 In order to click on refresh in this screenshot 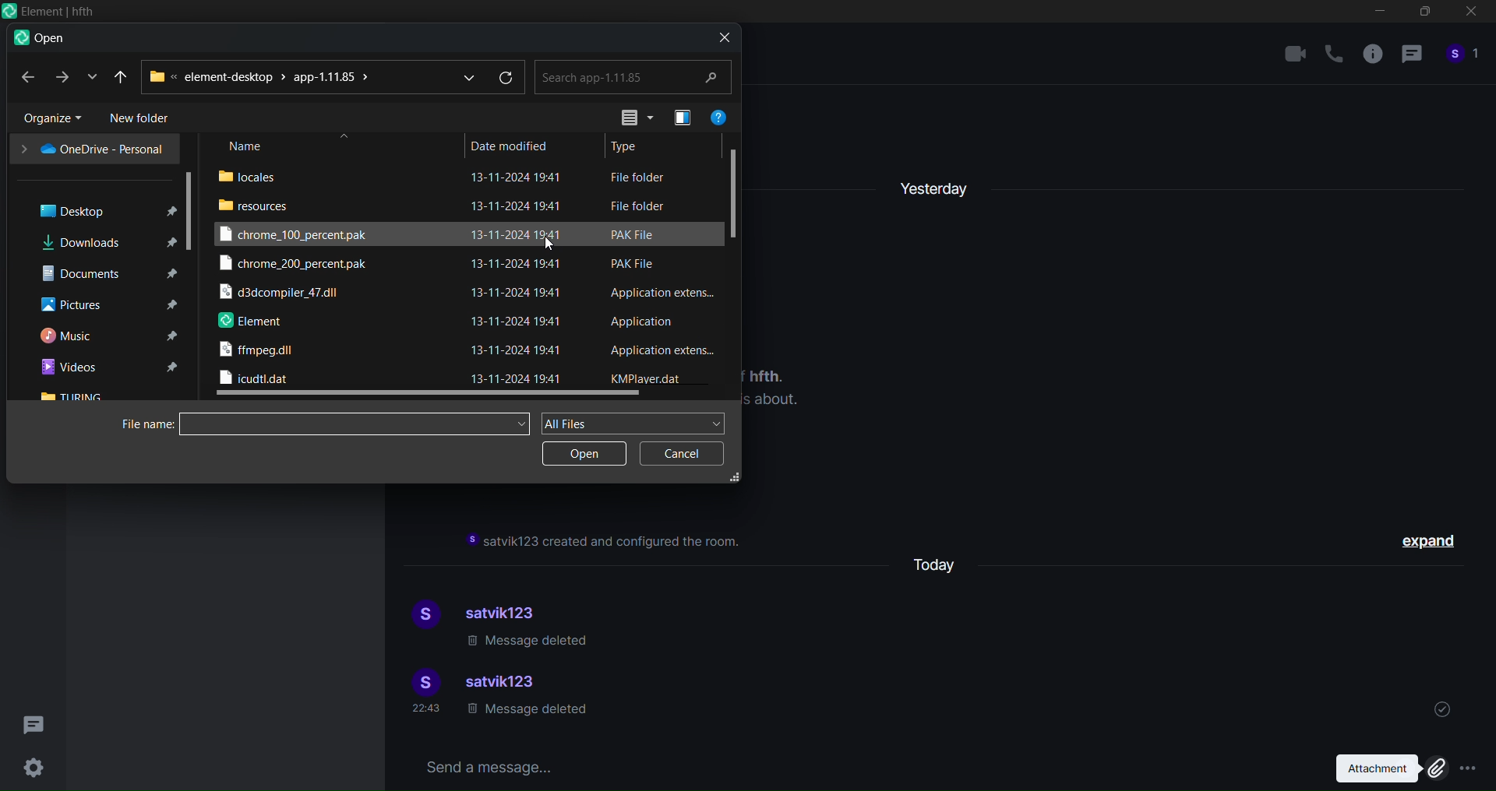, I will do `click(508, 78)`.